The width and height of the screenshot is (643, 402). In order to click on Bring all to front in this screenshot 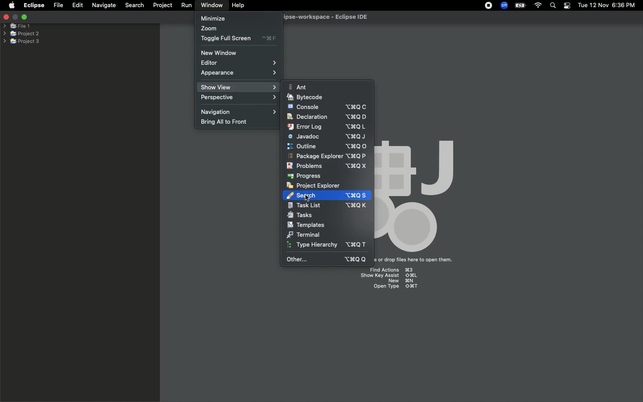, I will do `click(228, 122)`.